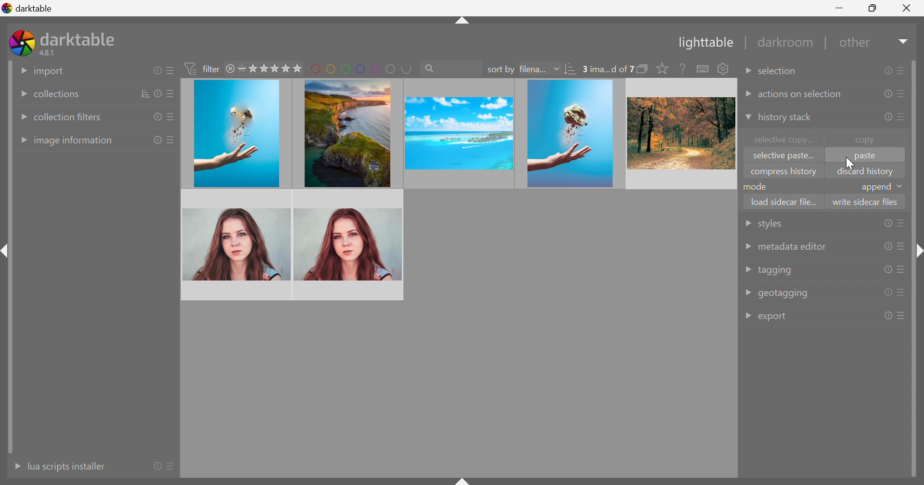  I want to click on define shortcuts, so click(704, 69).